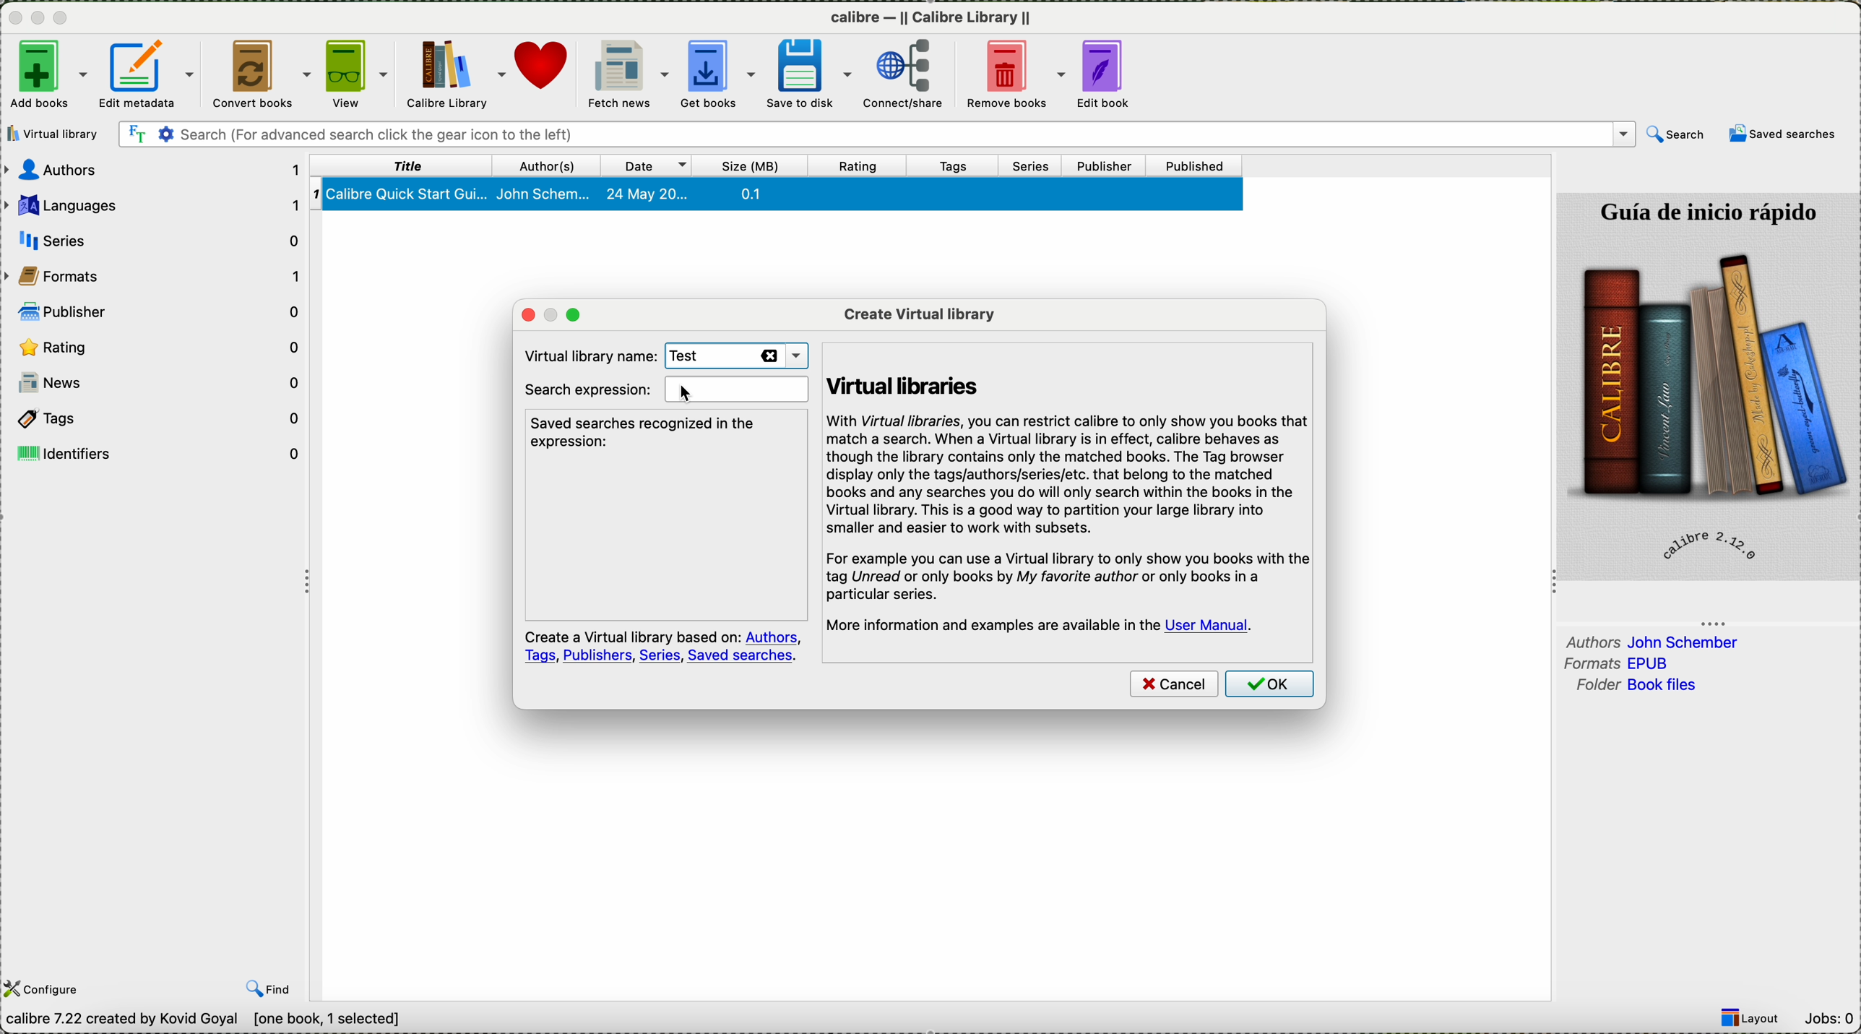 This screenshot has width=1861, height=1034. I want to click on maximize program, so click(64, 18).